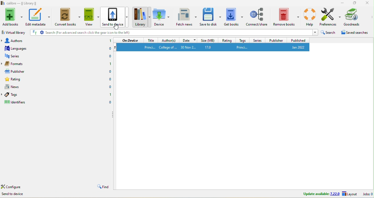  I want to click on virtual library, so click(13, 32).